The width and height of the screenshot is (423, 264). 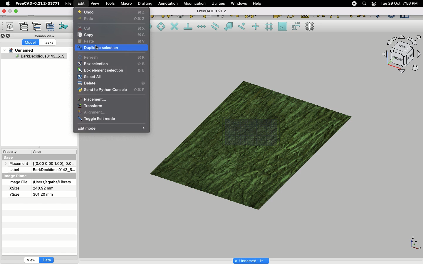 I want to click on FreeCAD, so click(x=38, y=4).